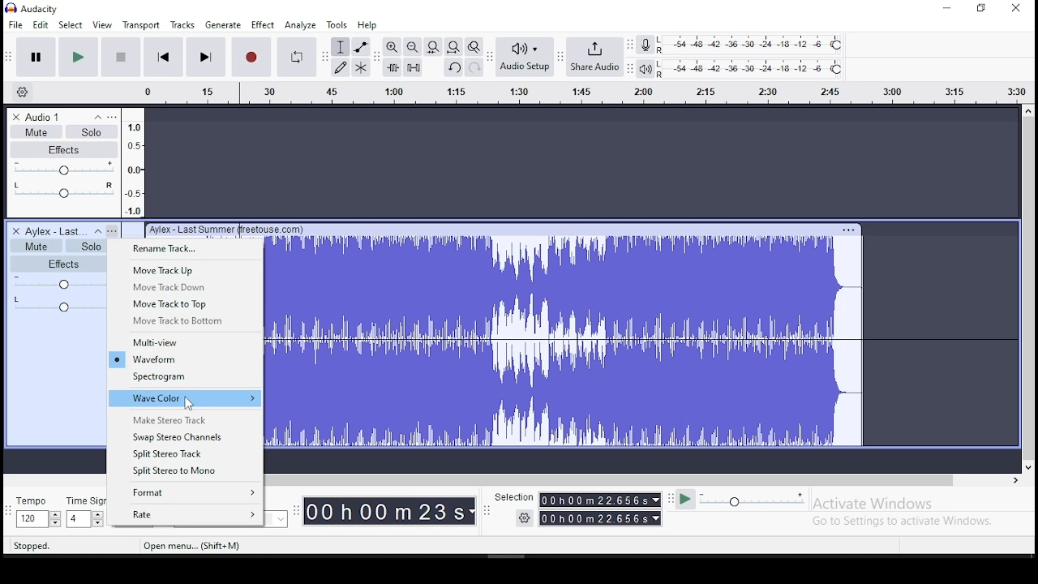  I want to click on zoom toggle, so click(474, 46).